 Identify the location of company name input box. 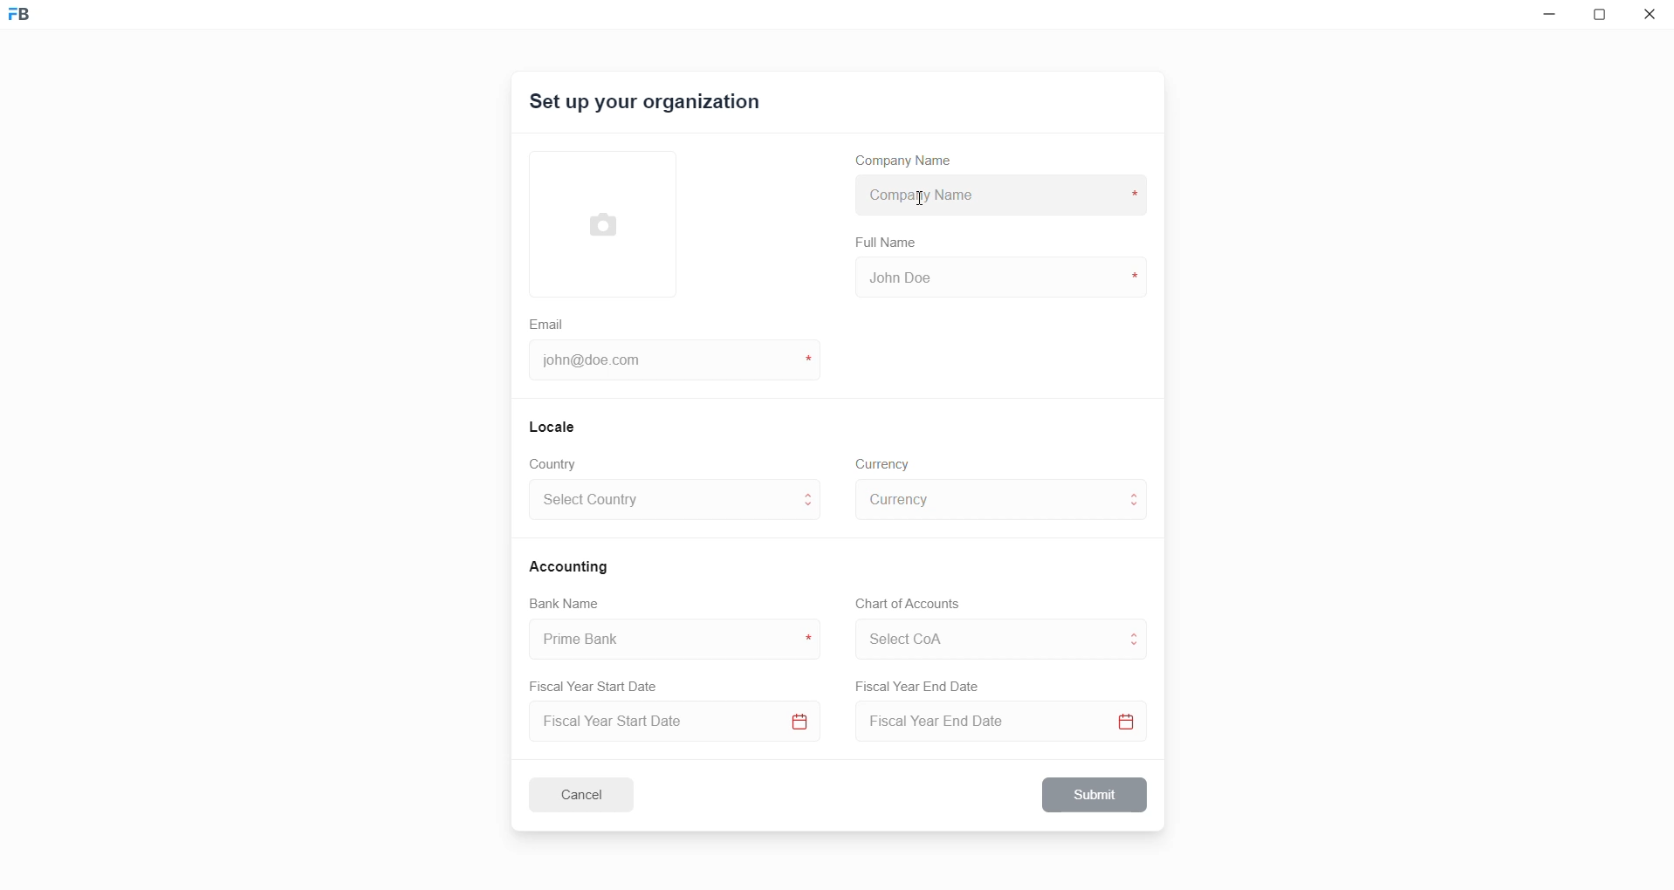
(997, 193).